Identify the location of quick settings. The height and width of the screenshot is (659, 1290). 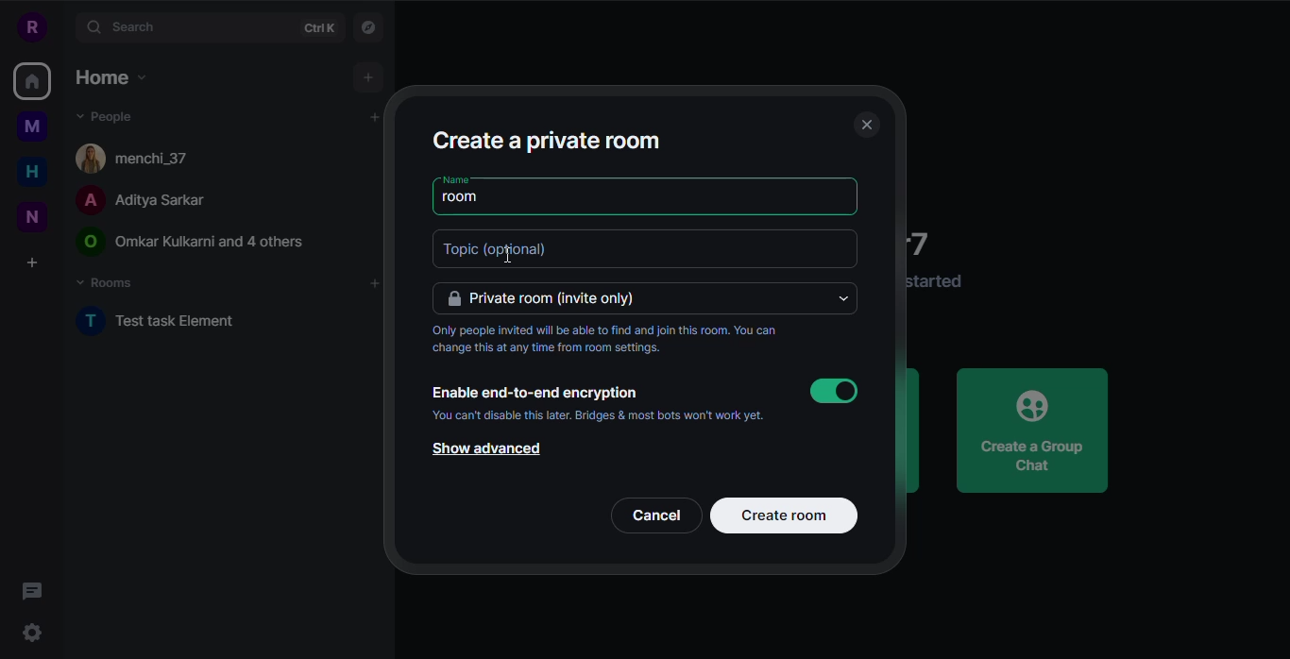
(33, 635).